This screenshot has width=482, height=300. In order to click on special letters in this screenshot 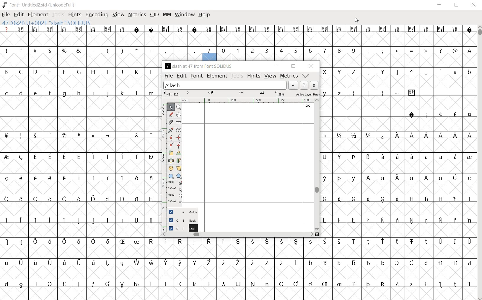, I will do `click(82, 220)`.